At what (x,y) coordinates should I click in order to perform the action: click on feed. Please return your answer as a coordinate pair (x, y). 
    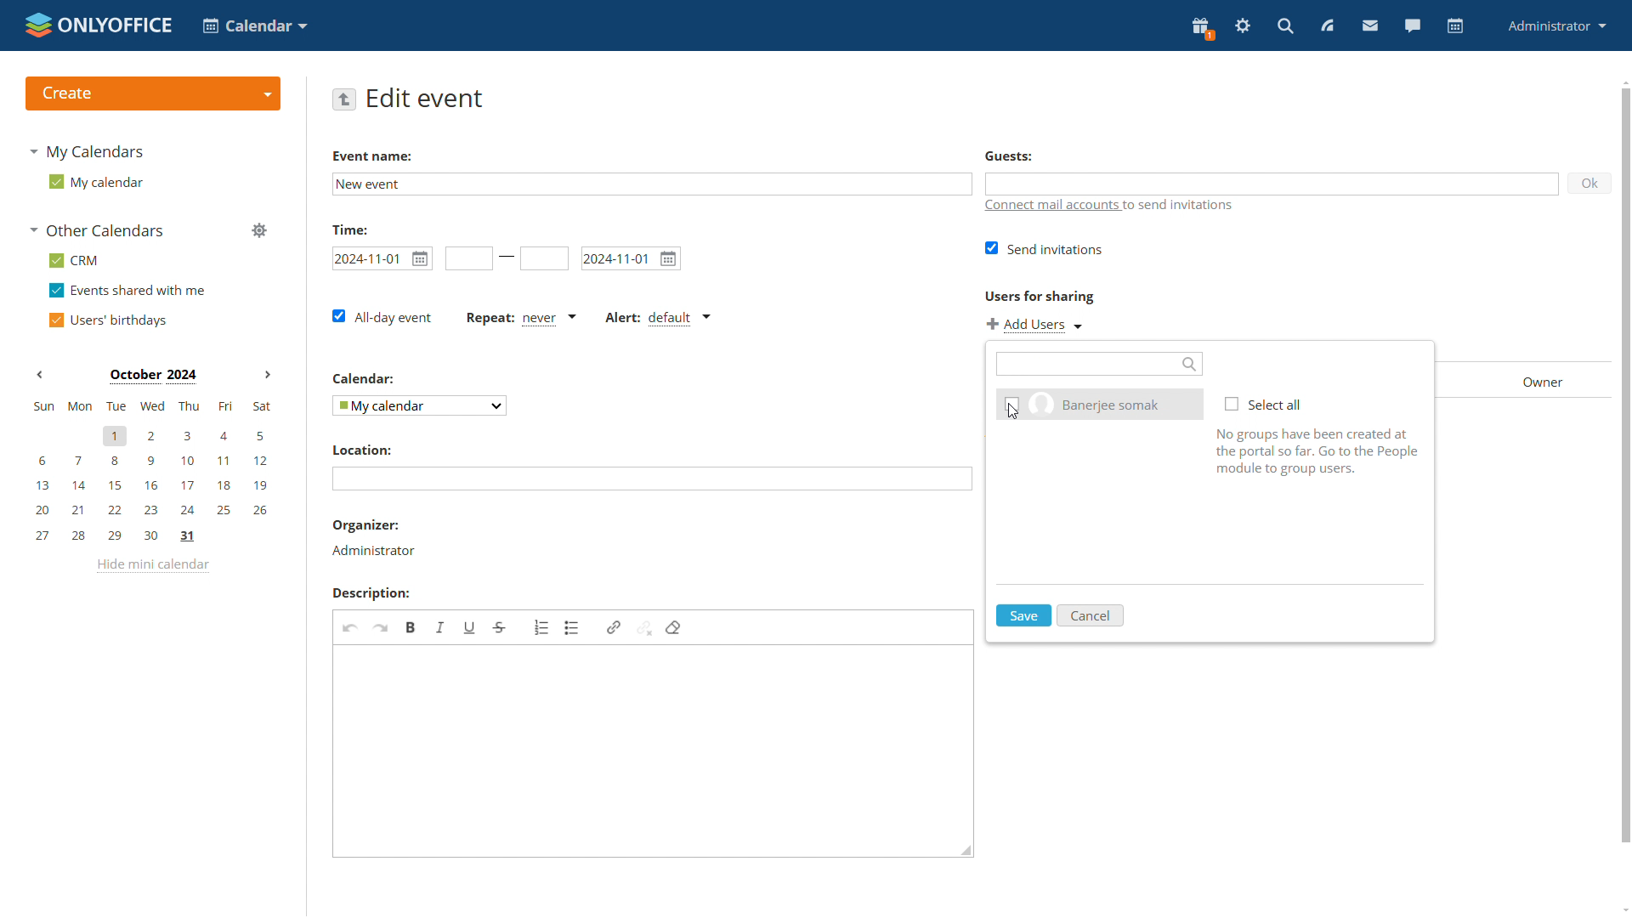
    Looking at the image, I should click on (1328, 26).